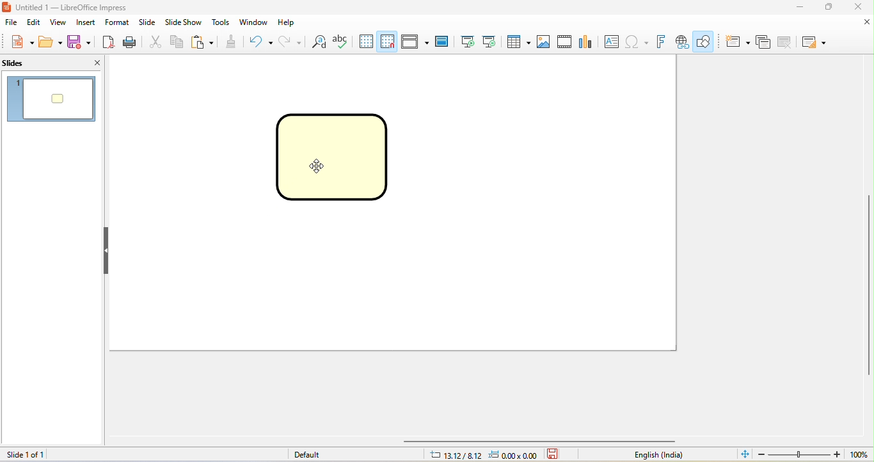 The height and width of the screenshot is (462, 874). Describe the element at coordinates (17, 41) in the screenshot. I see `new` at that location.